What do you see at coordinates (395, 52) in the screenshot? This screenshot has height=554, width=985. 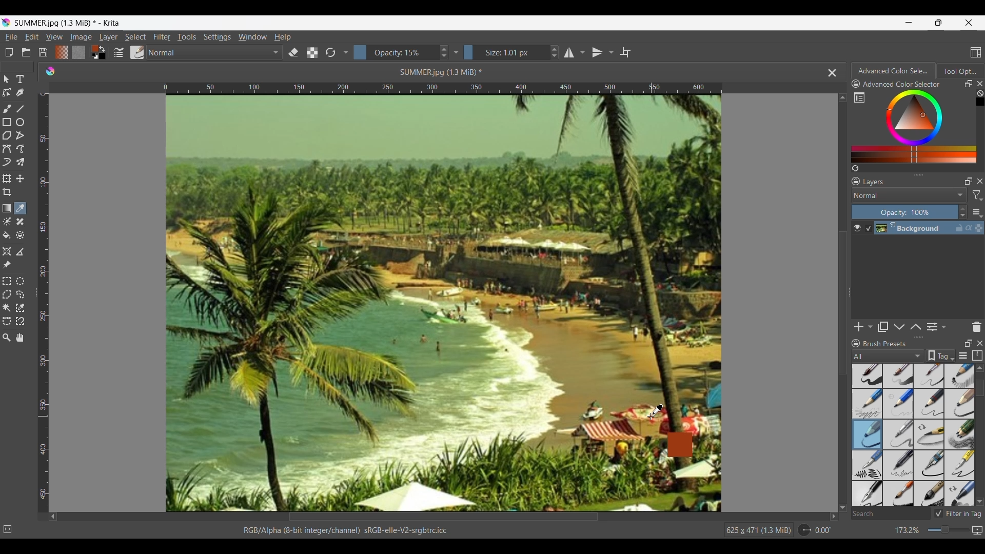 I see `Opacity: 15%` at bounding box center [395, 52].